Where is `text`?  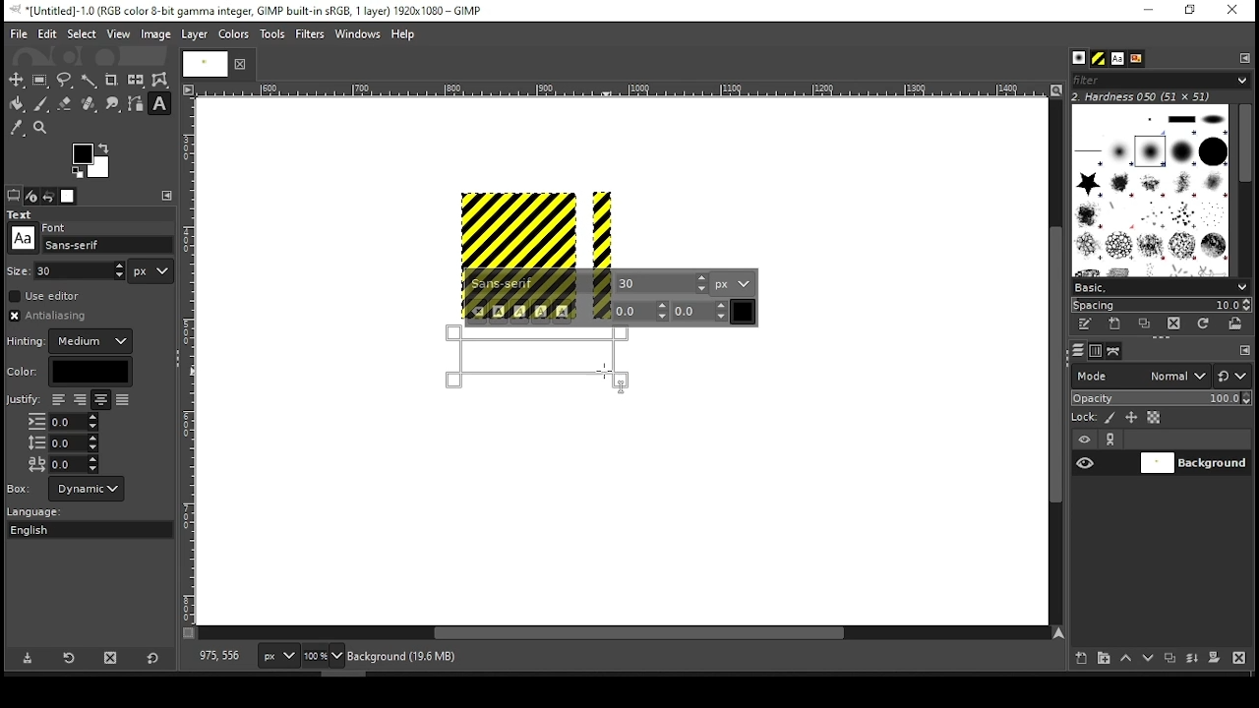
text is located at coordinates (23, 214).